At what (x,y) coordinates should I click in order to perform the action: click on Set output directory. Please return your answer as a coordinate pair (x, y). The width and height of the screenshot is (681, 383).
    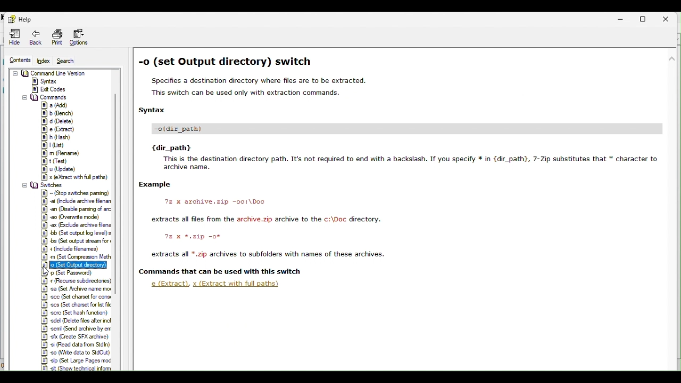
    Looking at the image, I should click on (73, 264).